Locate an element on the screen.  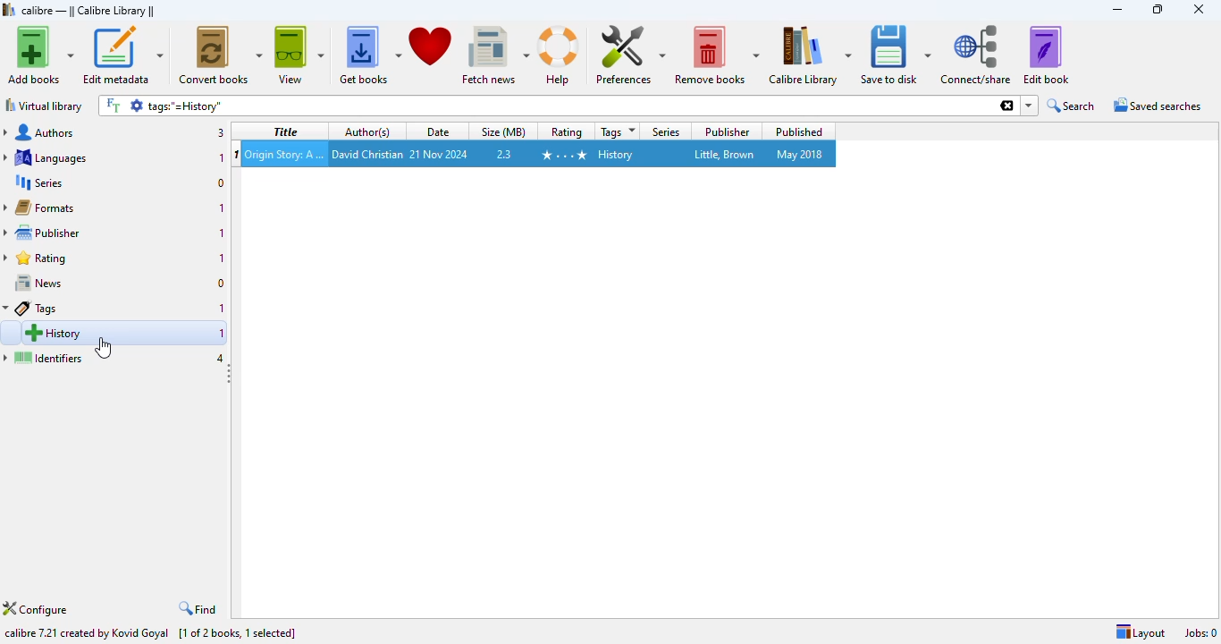
virtual library is located at coordinates (44, 106).